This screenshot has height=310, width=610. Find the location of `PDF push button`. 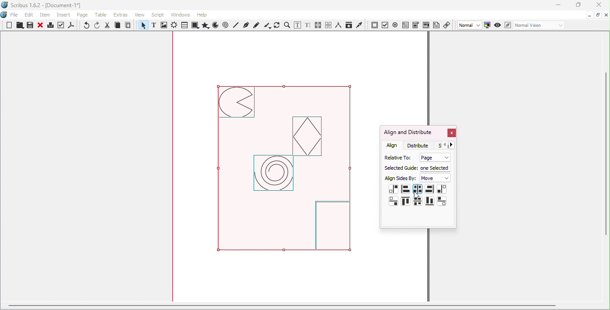

PDF push button is located at coordinates (375, 25).